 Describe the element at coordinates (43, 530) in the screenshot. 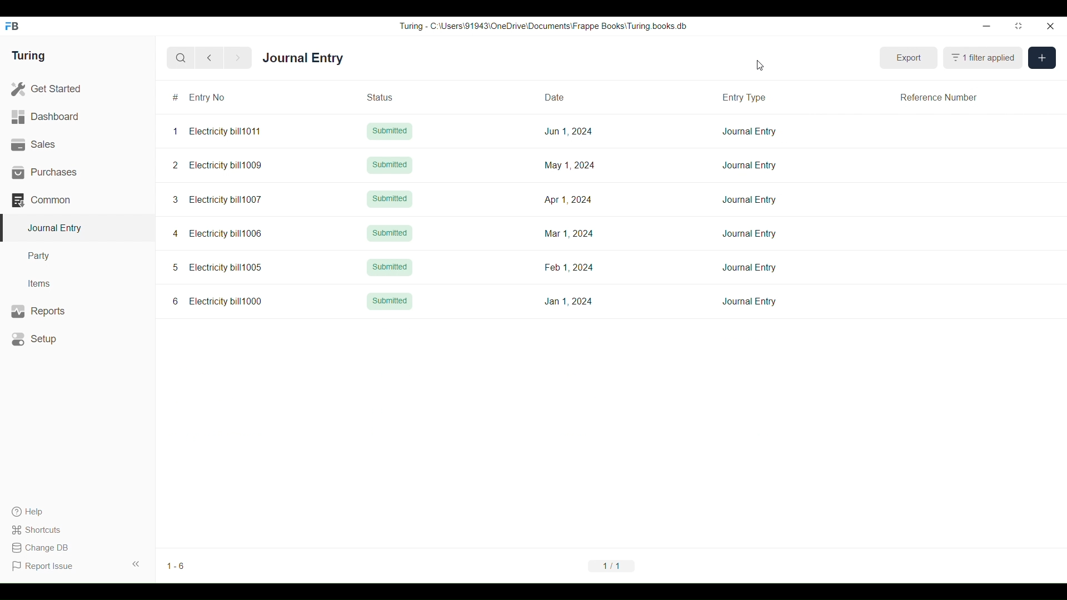

I see `Shortcuts` at that location.